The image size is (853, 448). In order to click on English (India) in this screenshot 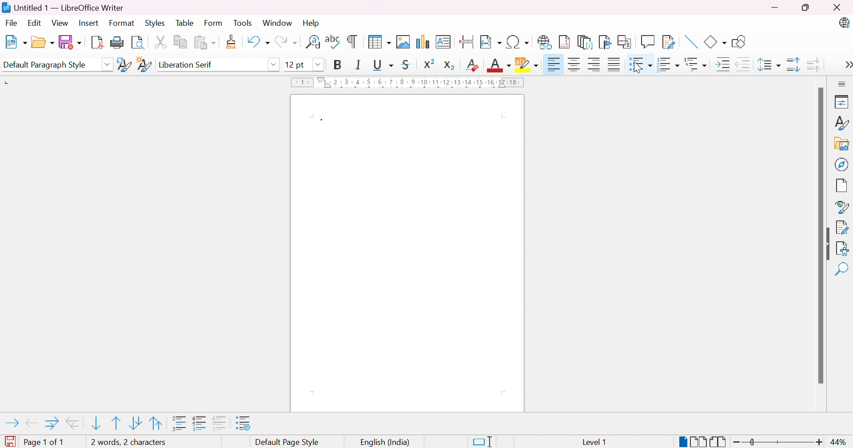, I will do `click(386, 443)`.